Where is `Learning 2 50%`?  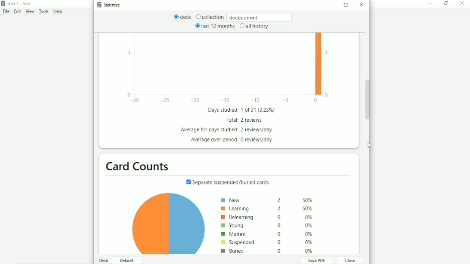 Learning 2 50% is located at coordinates (270, 209).